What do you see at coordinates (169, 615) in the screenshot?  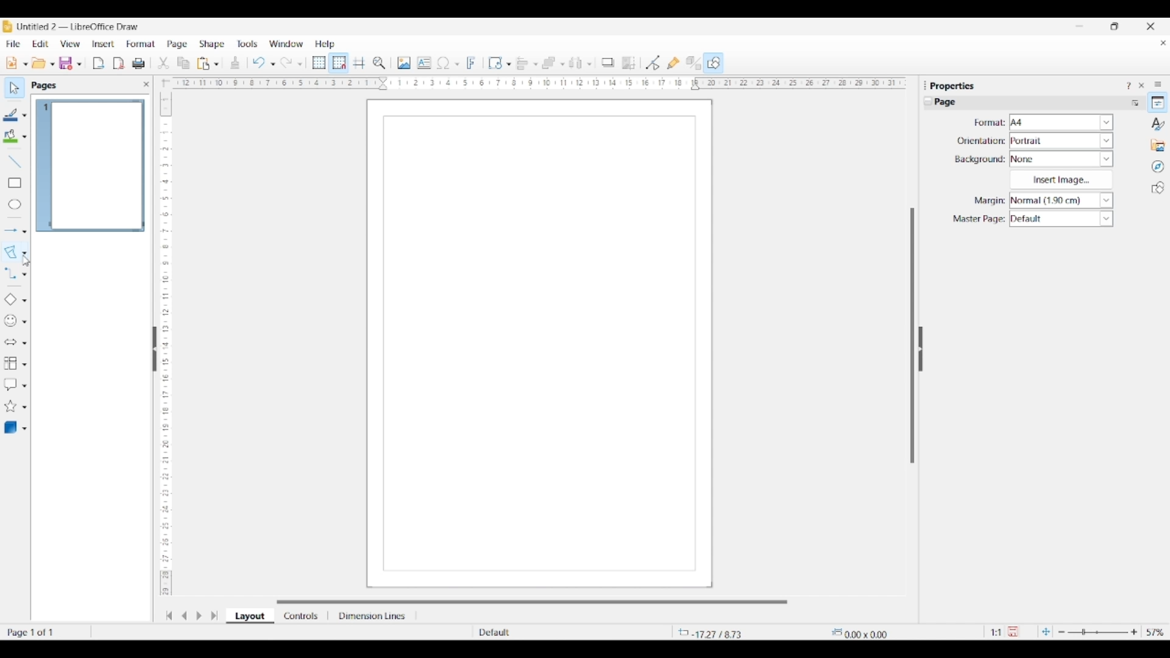 I see `Jump to first slide` at bounding box center [169, 615].